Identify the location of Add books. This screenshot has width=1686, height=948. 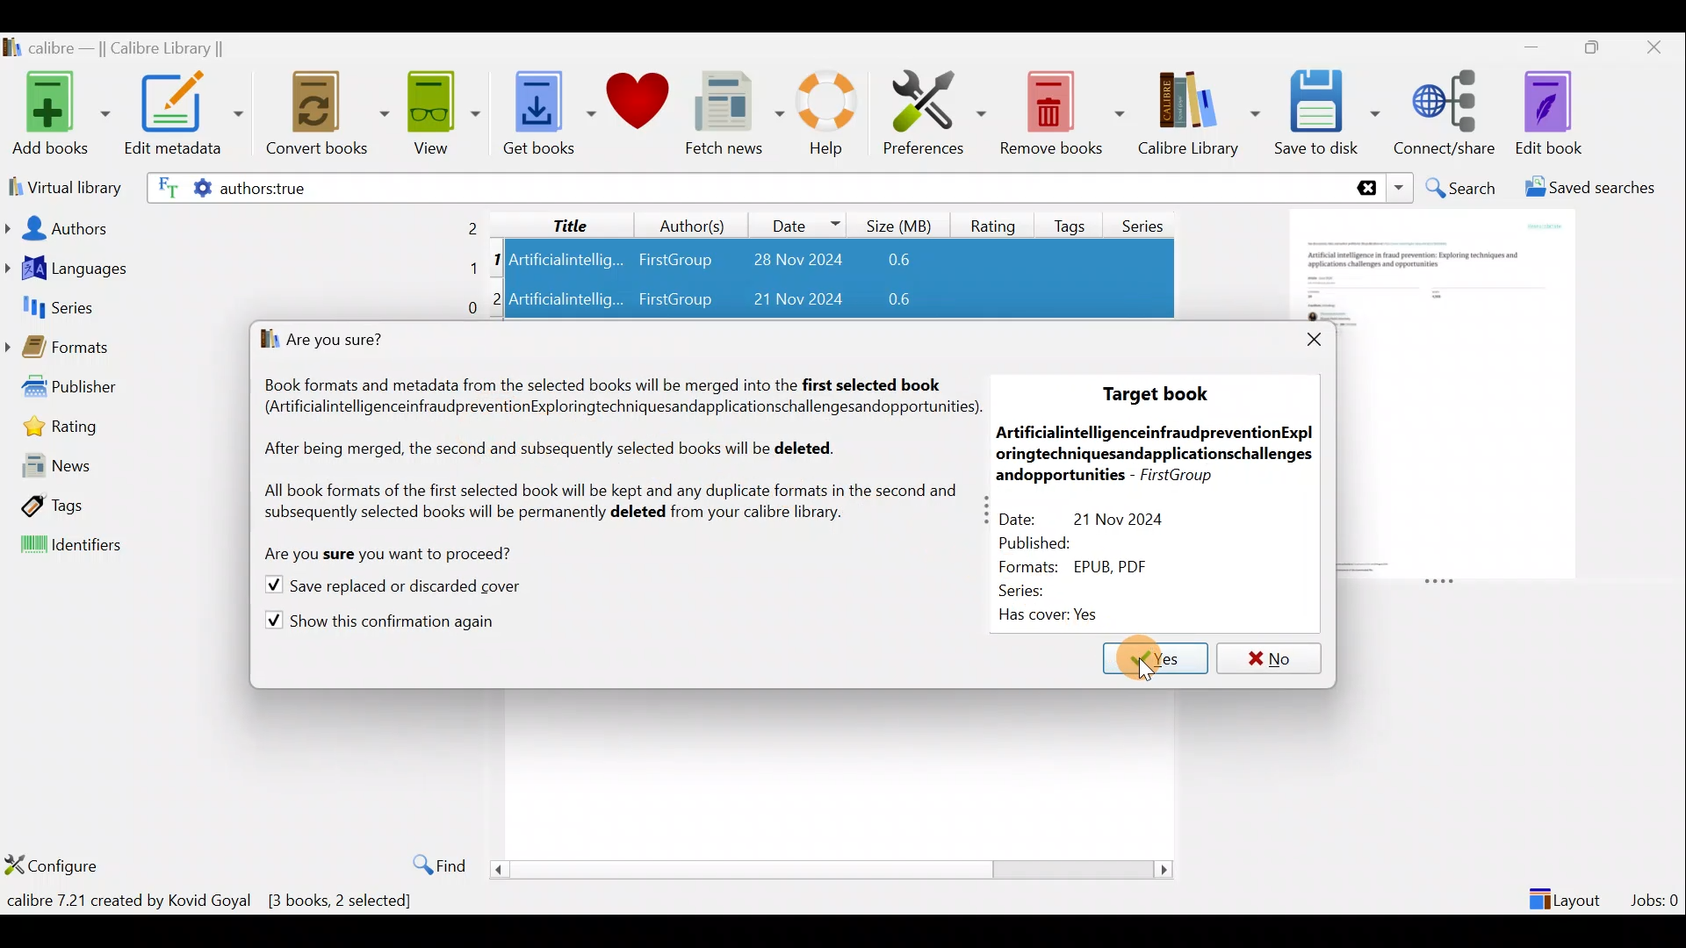
(58, 115).